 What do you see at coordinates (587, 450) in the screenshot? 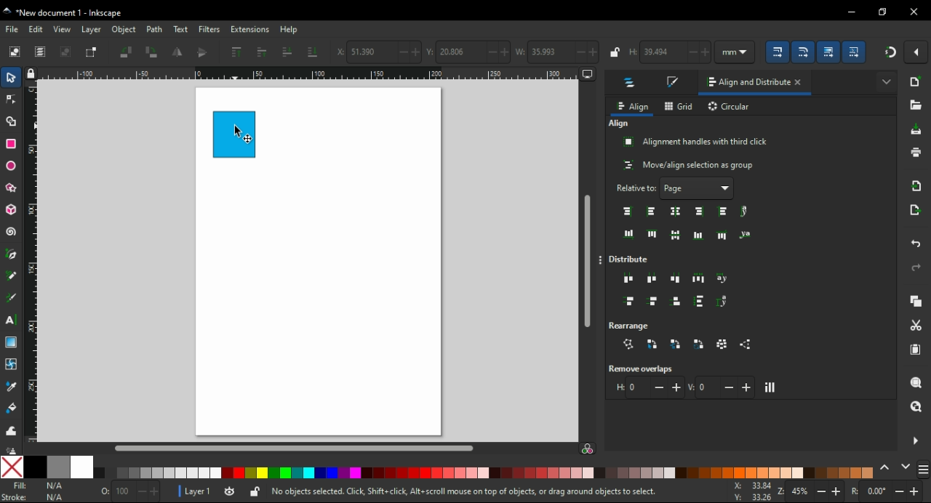
I see `color managed mode` at bounding box center [587, 450].